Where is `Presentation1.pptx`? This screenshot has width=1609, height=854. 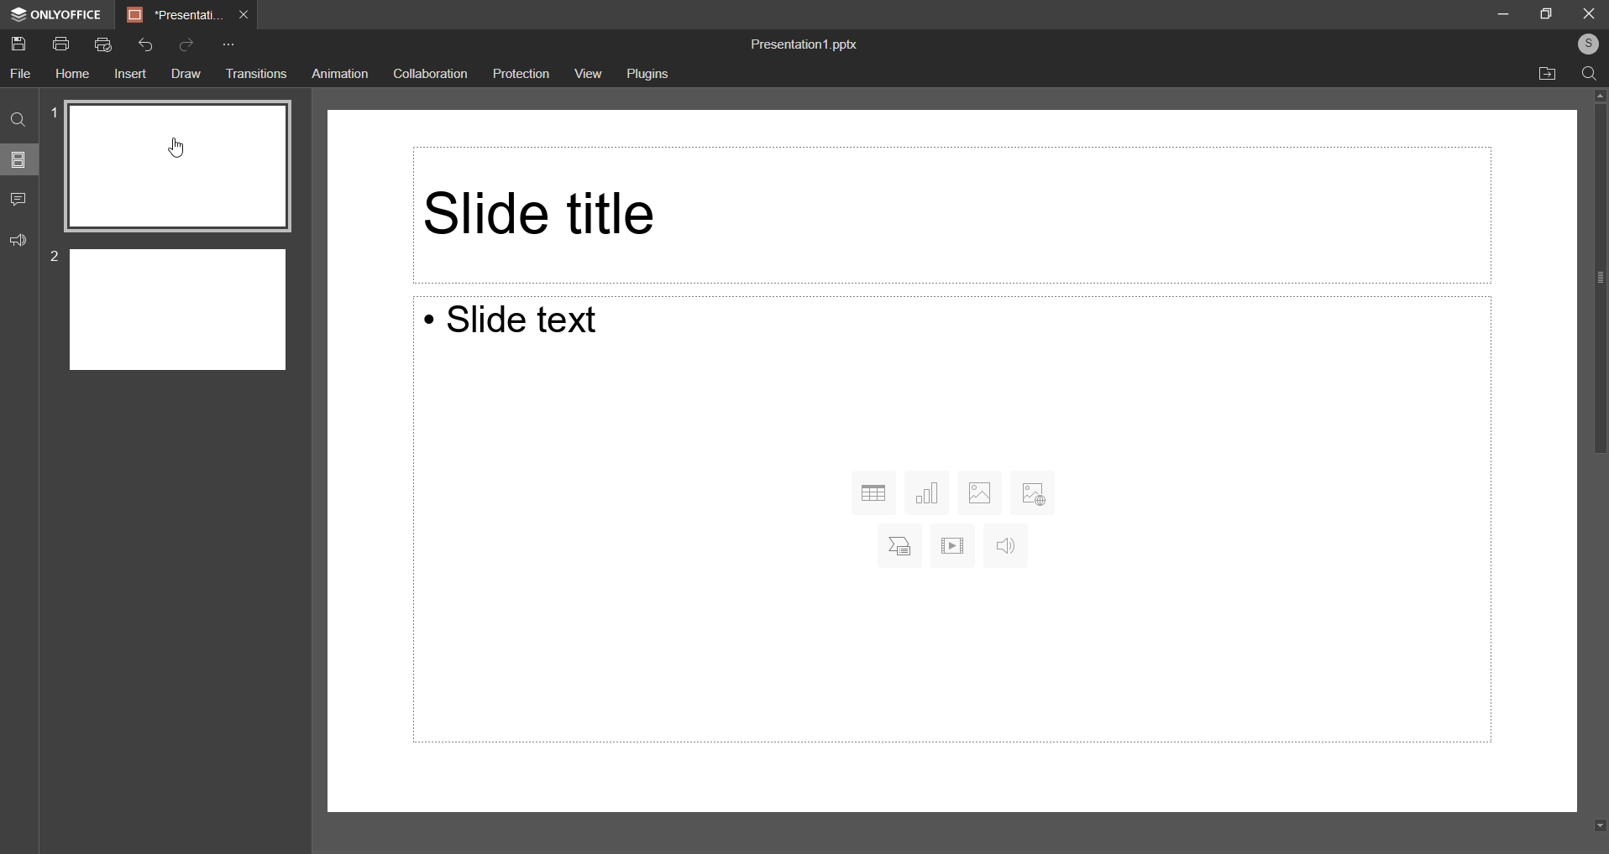
Presentation1.pptx is located at coordinates (803, 44).